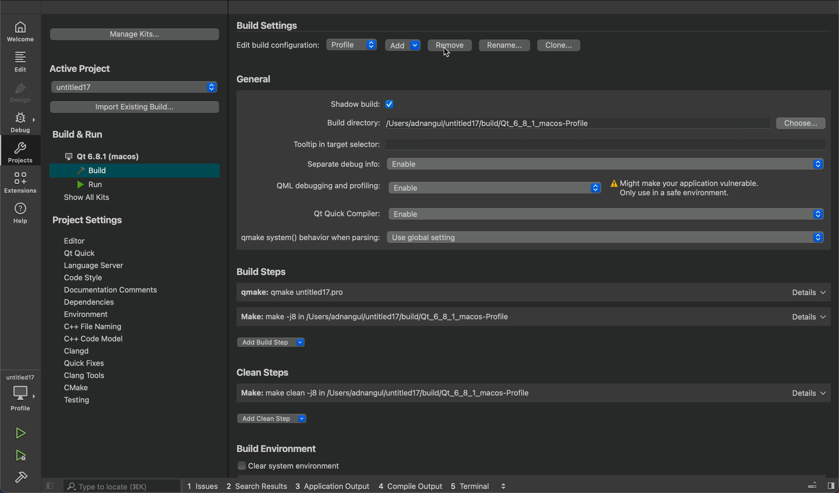 Image resolution: width=839 pixels, height=493 pixels. Describe the element at coordinates (85, 402) in the screenshot. I see `testing` at that location.